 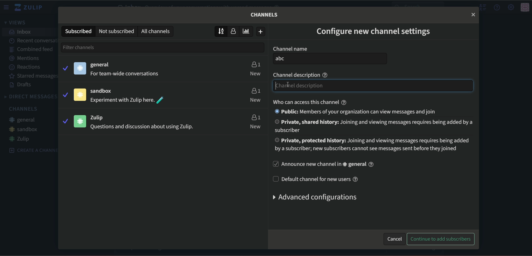 What do you see at coordinates (32, 49) in the screenshot?
I see `Combined feed` at bounding box center [32, 49].